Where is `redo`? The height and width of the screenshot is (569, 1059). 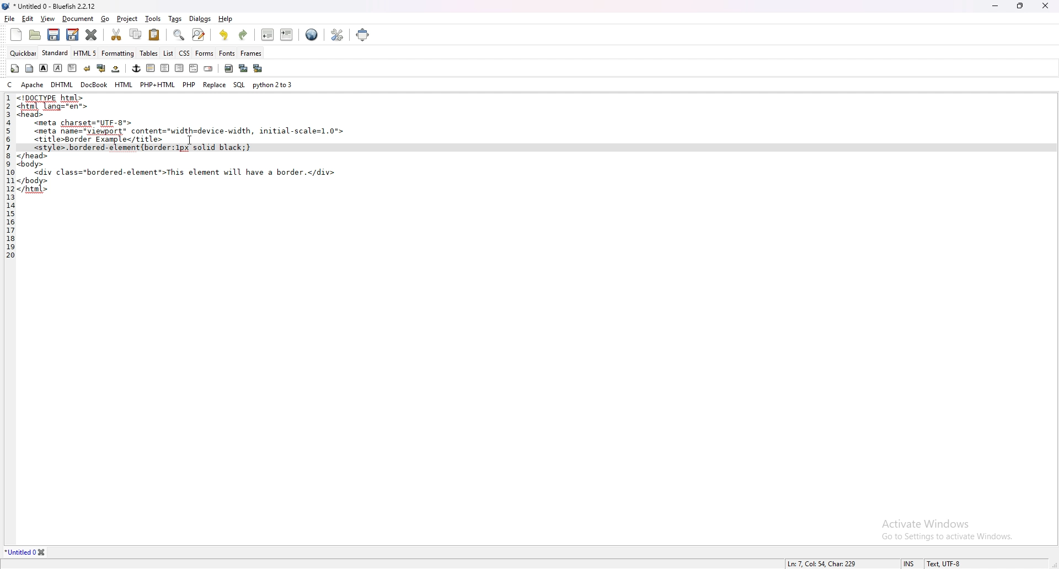 redo is located at coordinates (242, 35).